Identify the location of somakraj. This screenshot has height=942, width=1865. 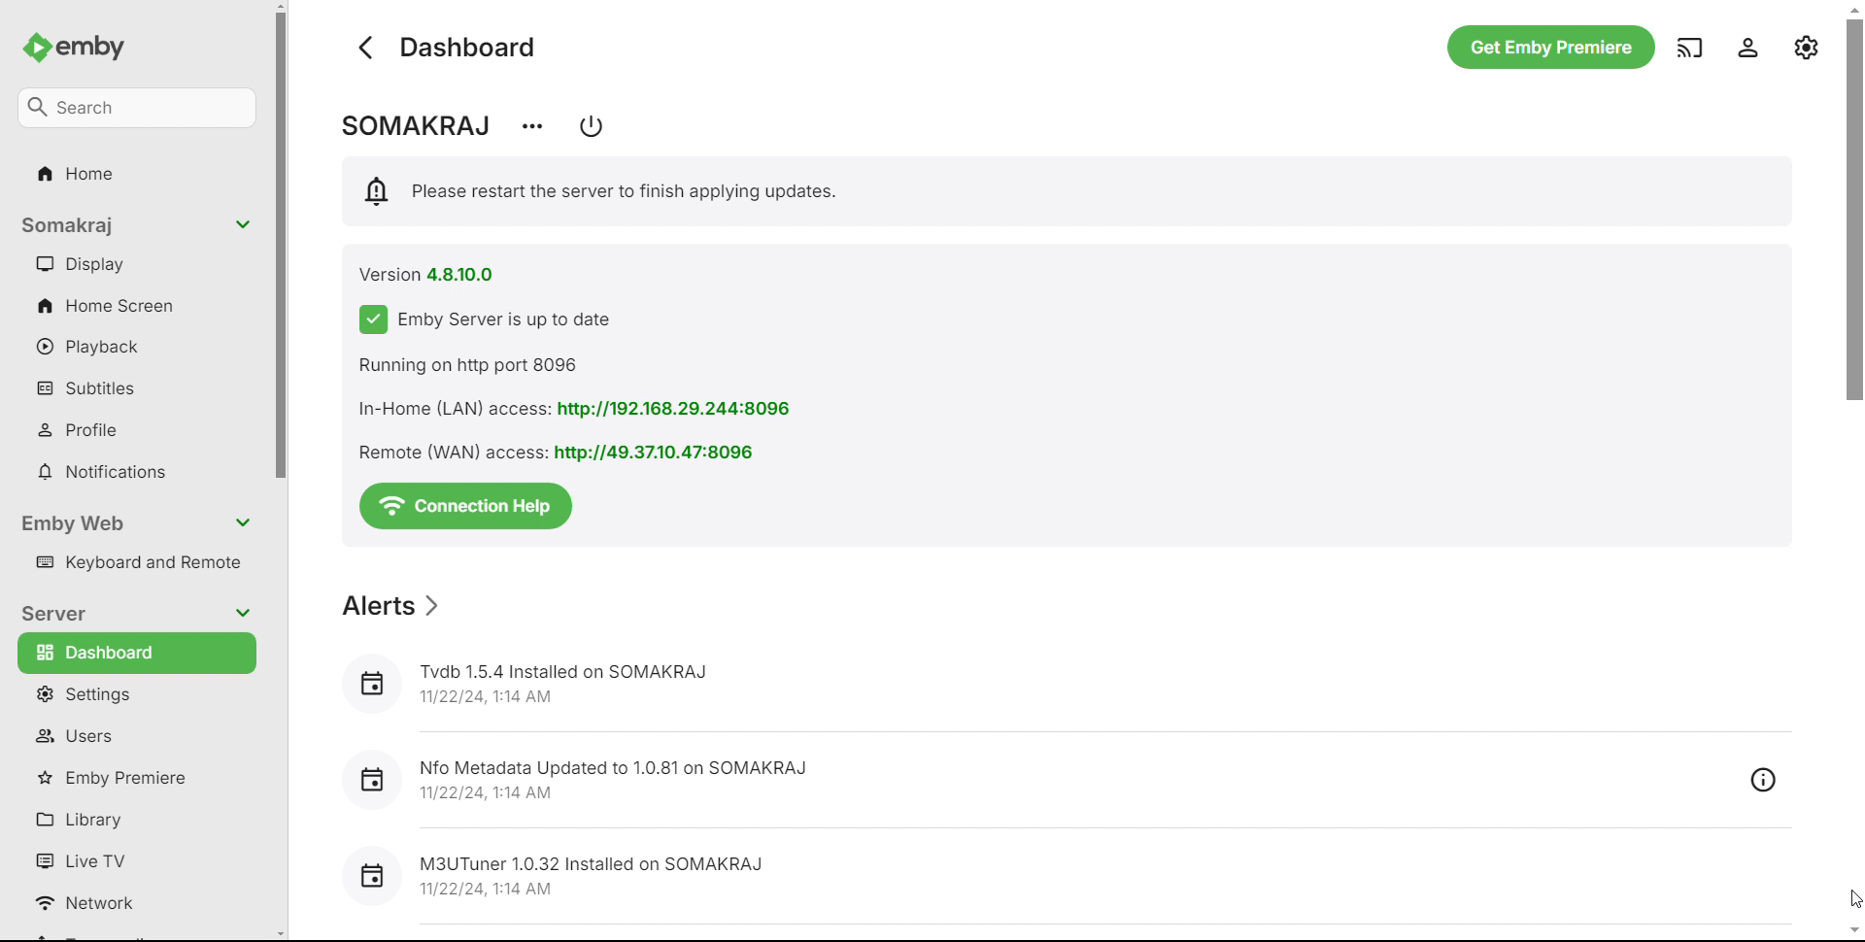
(134, 226).